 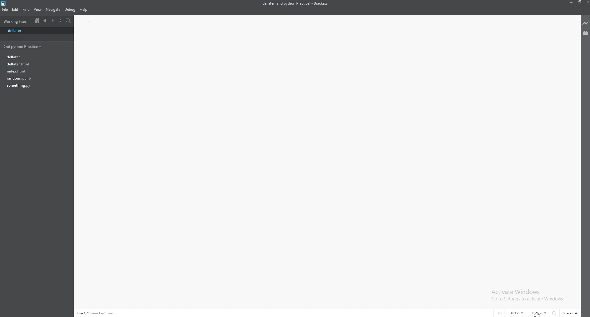 What do you see at coordinates (15, 9) in the screenshot?
I see `edit` at bounding box center [15, 9].